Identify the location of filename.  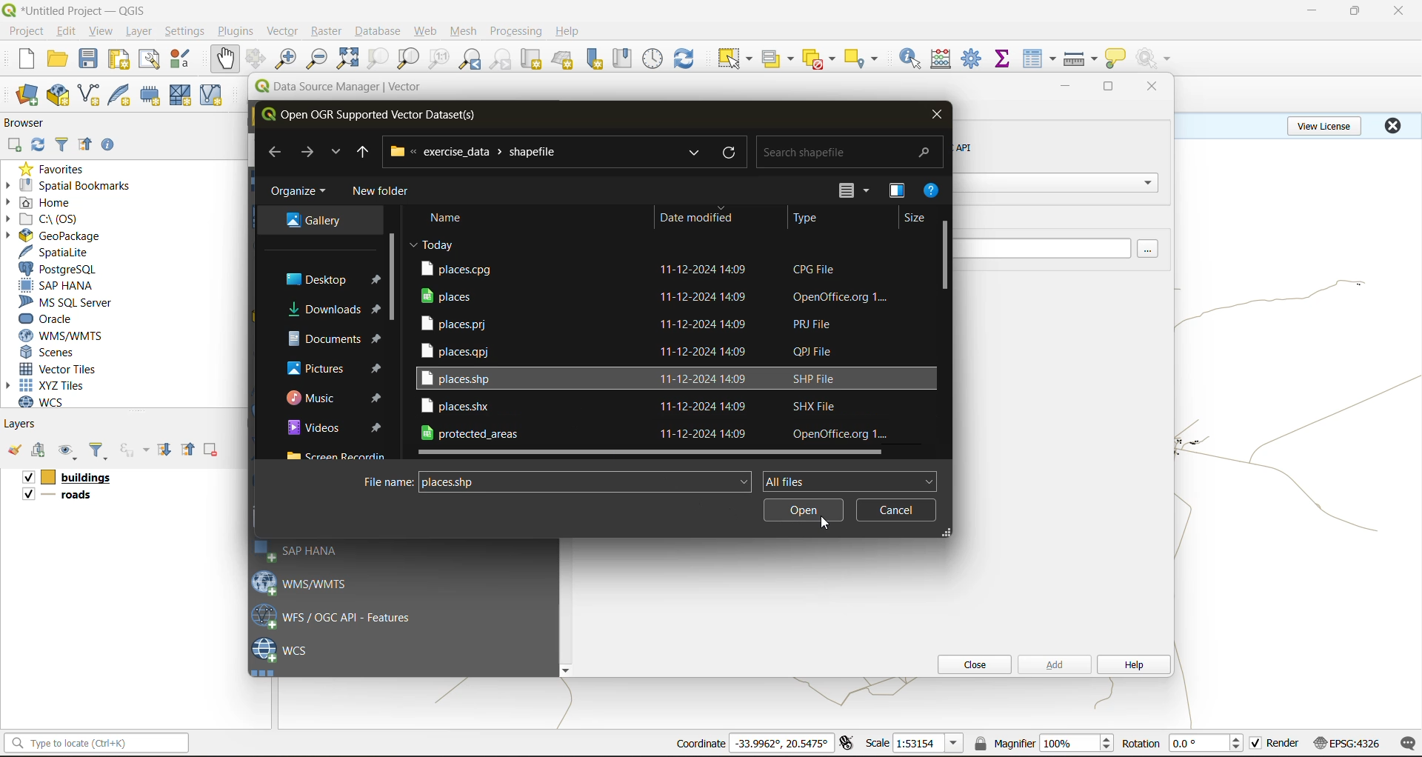
(386, 481).